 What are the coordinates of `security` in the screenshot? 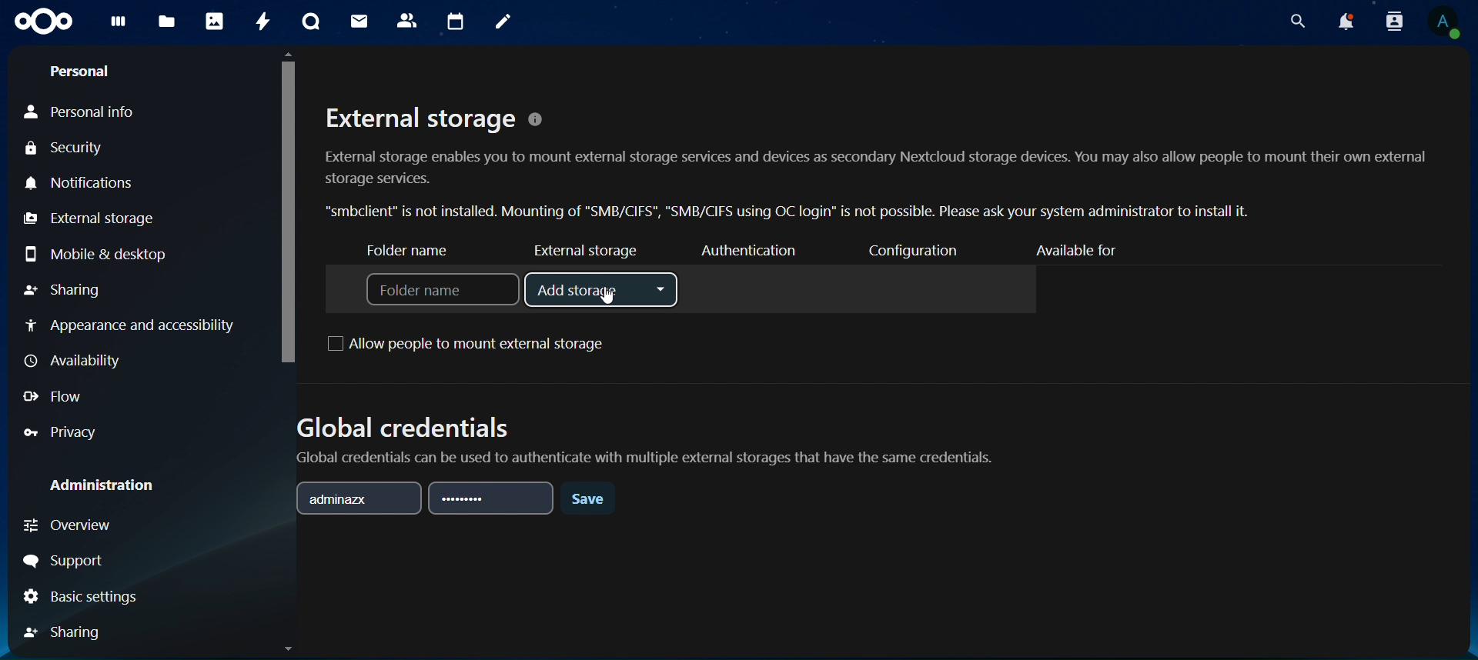 It's located at (78, 148).